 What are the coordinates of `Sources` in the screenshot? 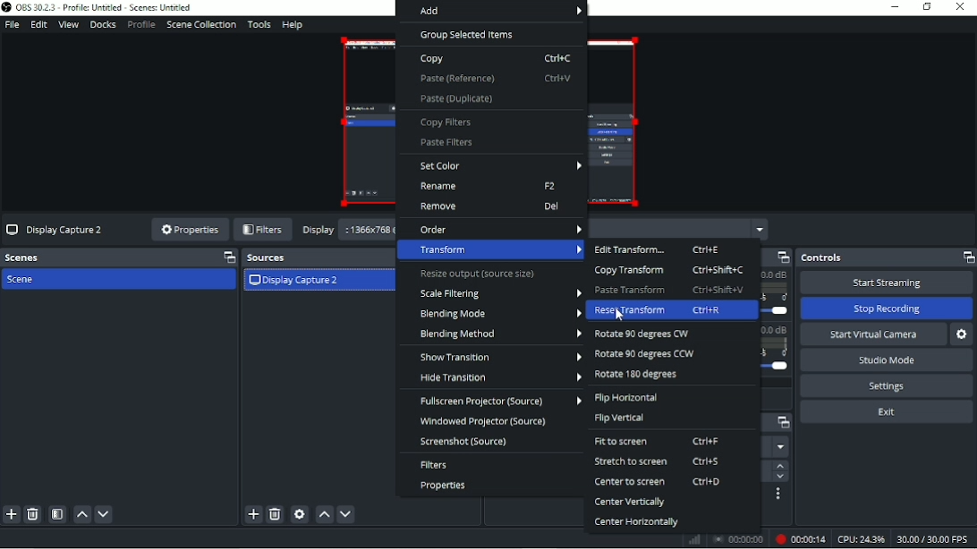 It's located at (314, 258).